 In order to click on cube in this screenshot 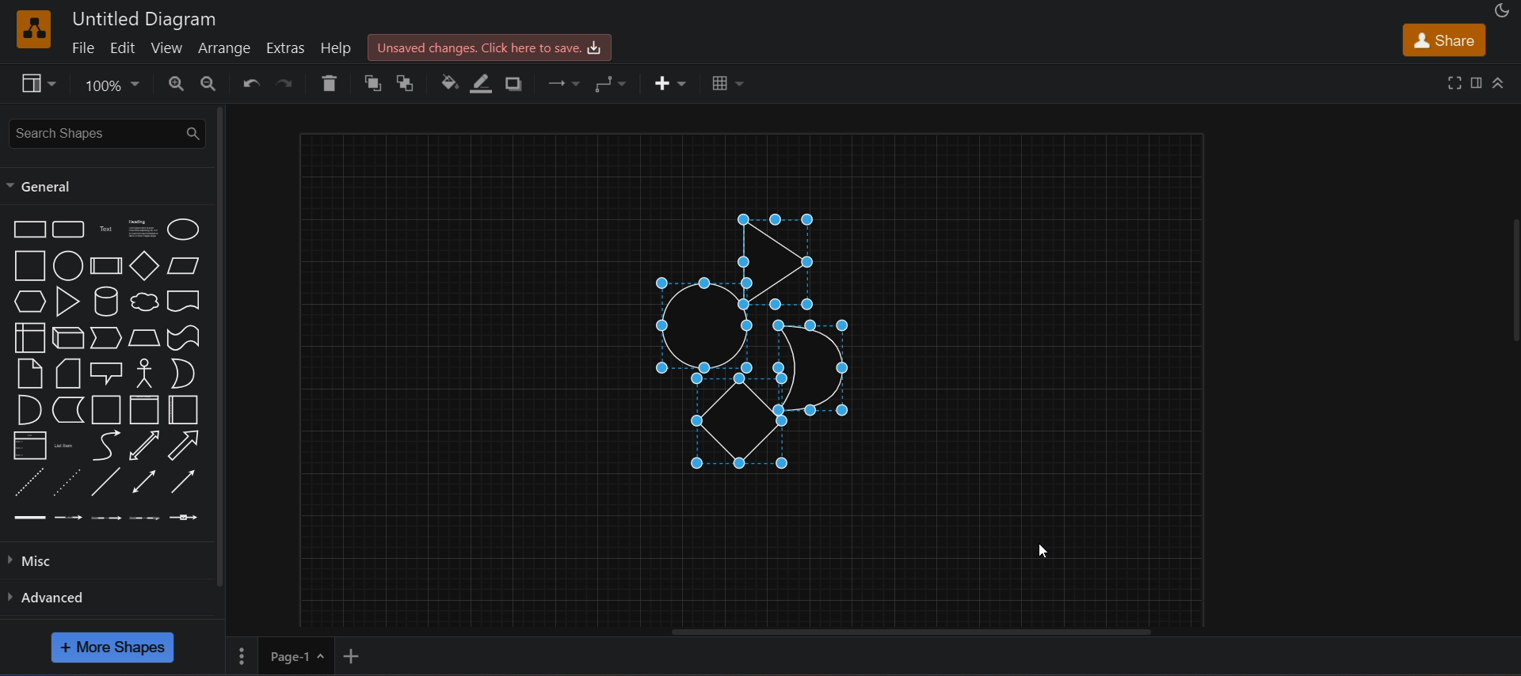, I will do `click(66, 338)`.